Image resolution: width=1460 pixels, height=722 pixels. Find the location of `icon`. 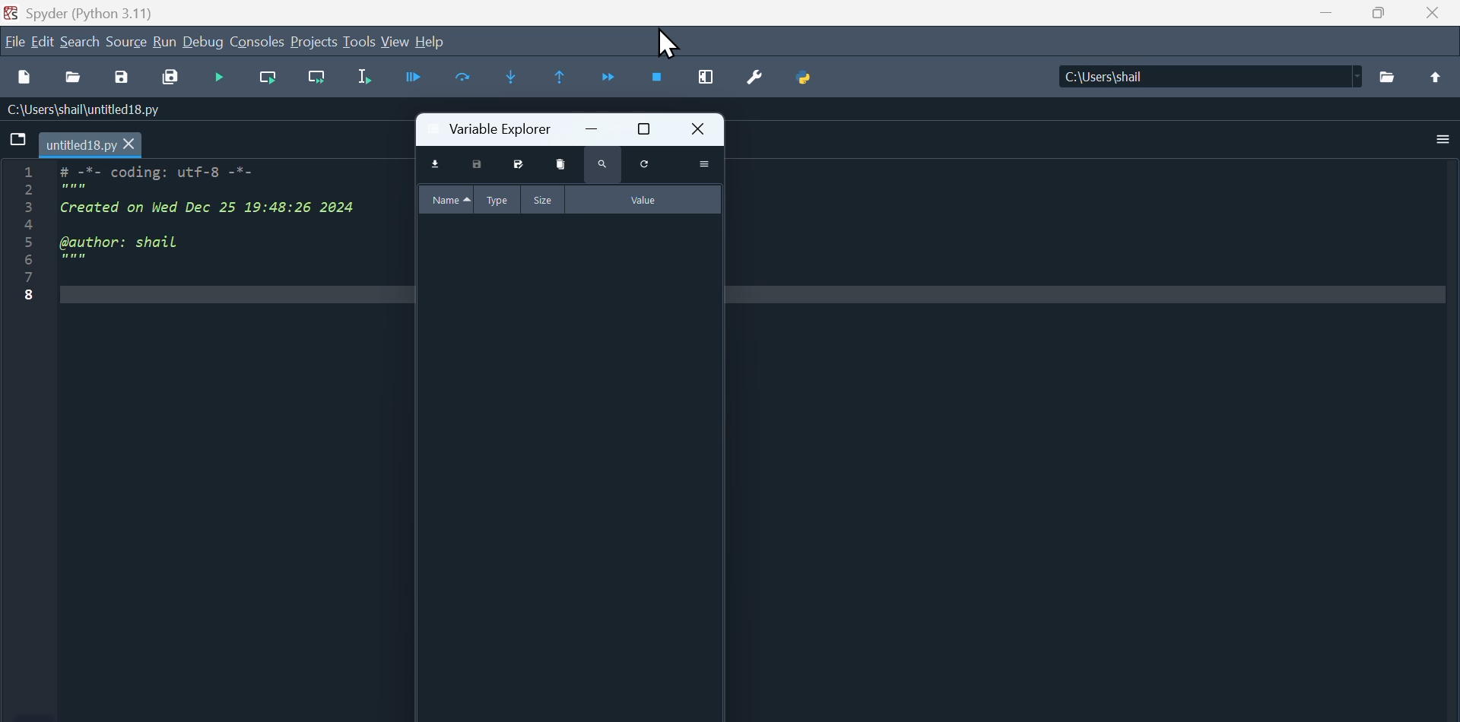

icon is located at coordinates (18, 144).